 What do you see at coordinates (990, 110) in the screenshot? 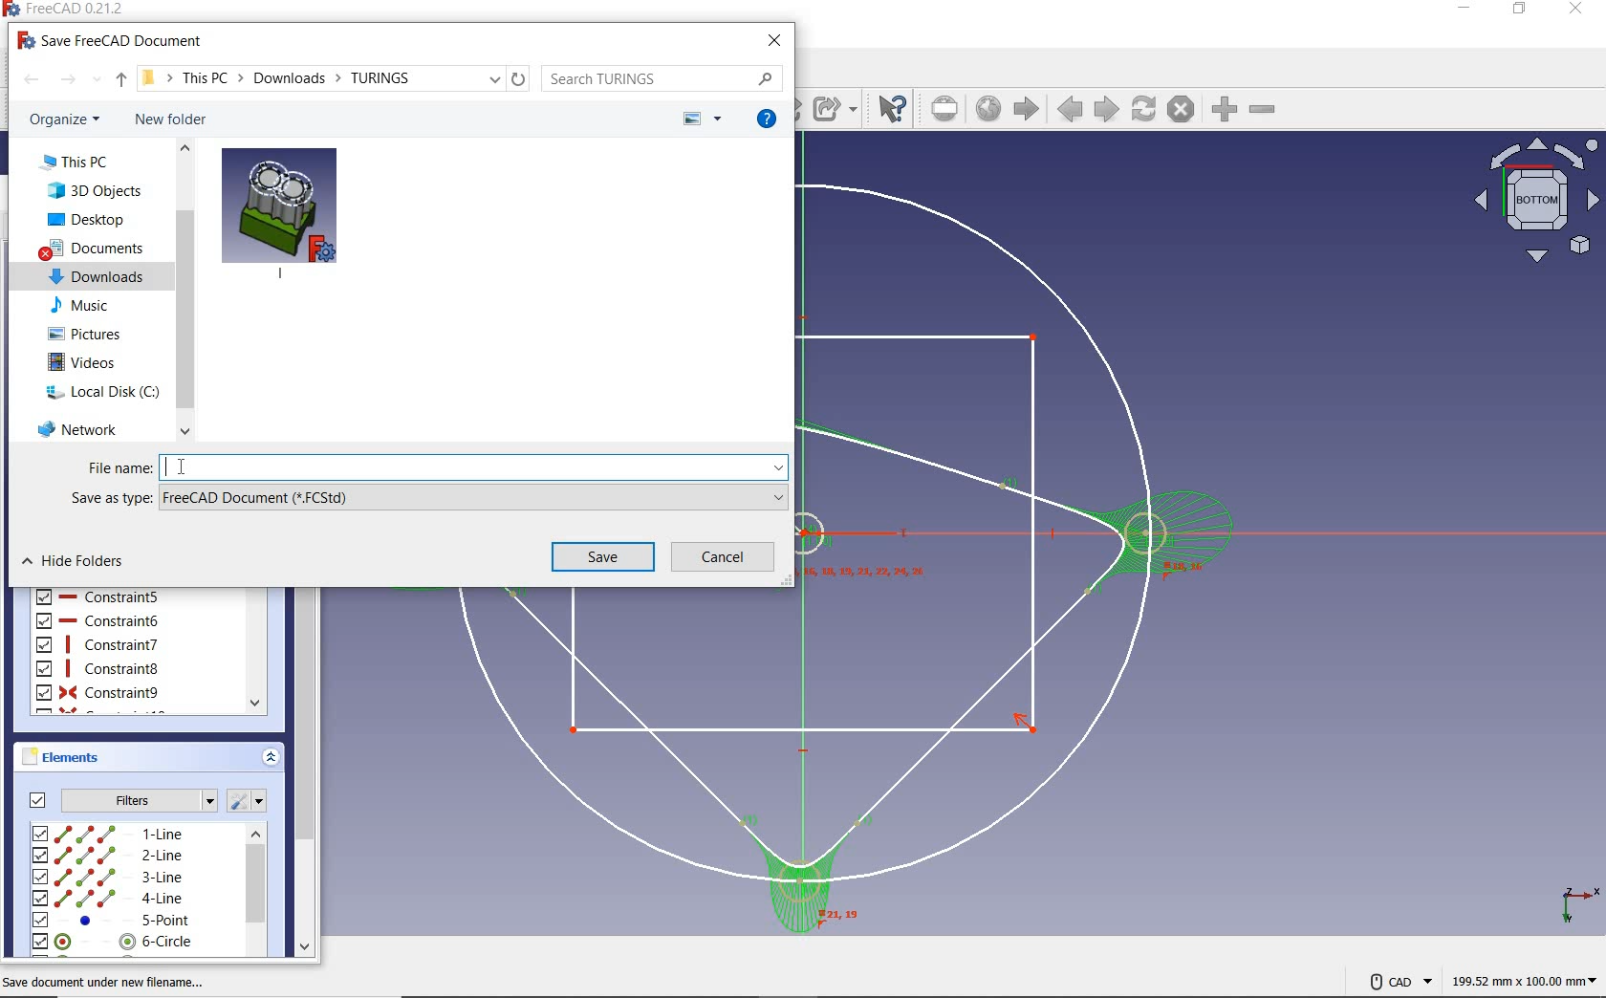
I see `open website` at bounding box center [990, 110].